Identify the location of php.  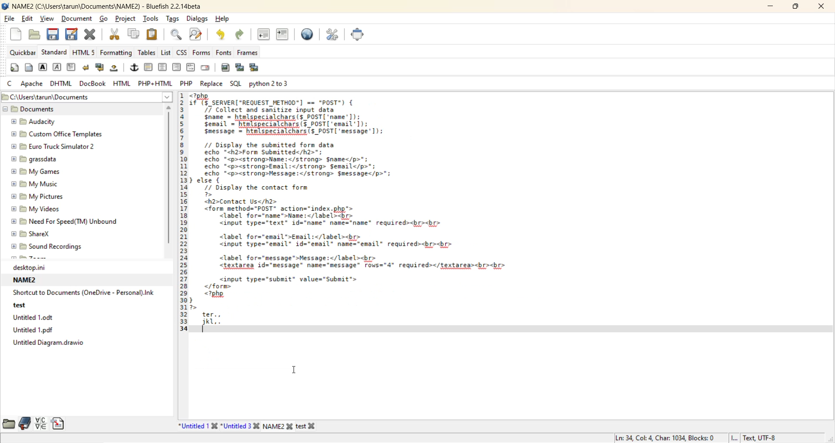
(187, 83).